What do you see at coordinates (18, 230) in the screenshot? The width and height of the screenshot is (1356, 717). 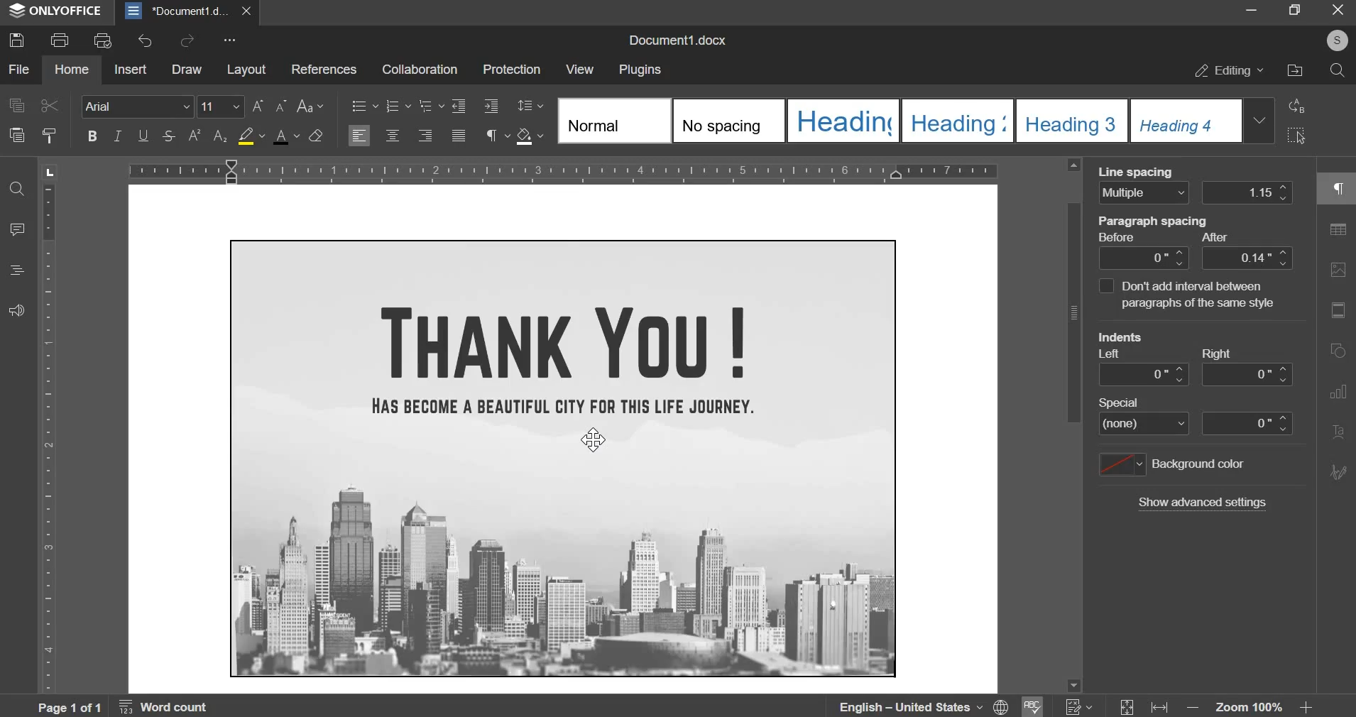 I see `comment` at bounding box center [18, 230].